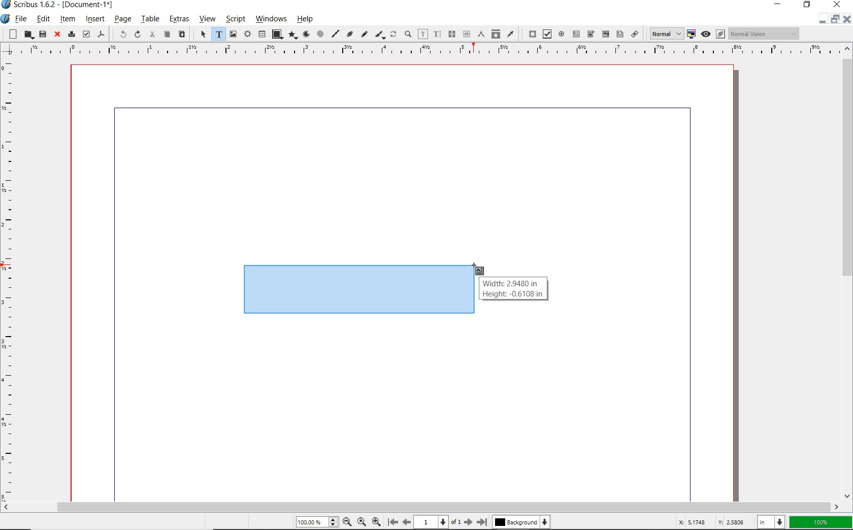 The image size is (853, 530). Describe the element at coordinates (218, 35) in the screenshot. I see `text frame` at that location.